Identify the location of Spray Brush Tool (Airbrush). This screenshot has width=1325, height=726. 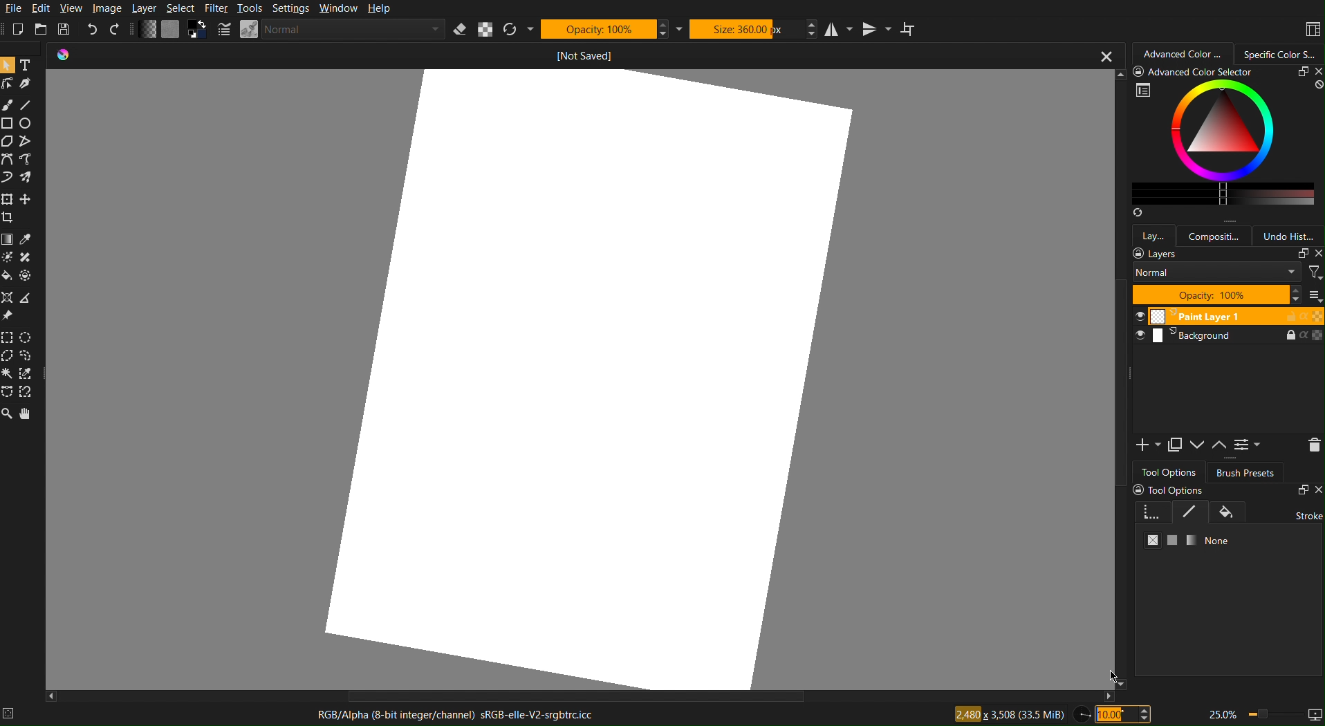
(26, 177).